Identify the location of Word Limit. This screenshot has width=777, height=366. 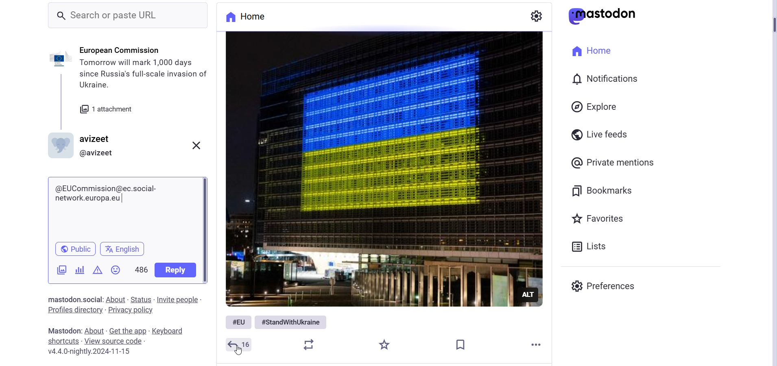
(139, 269).